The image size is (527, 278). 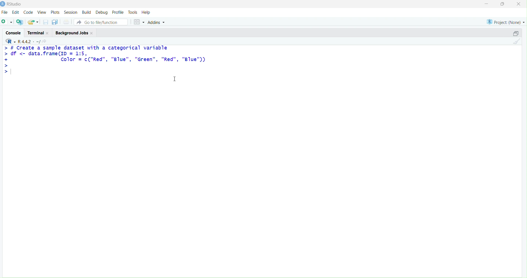 What do you see at coordinates (14, 33) in the screenshot?
I see `console` at bounding box center [14, 33].